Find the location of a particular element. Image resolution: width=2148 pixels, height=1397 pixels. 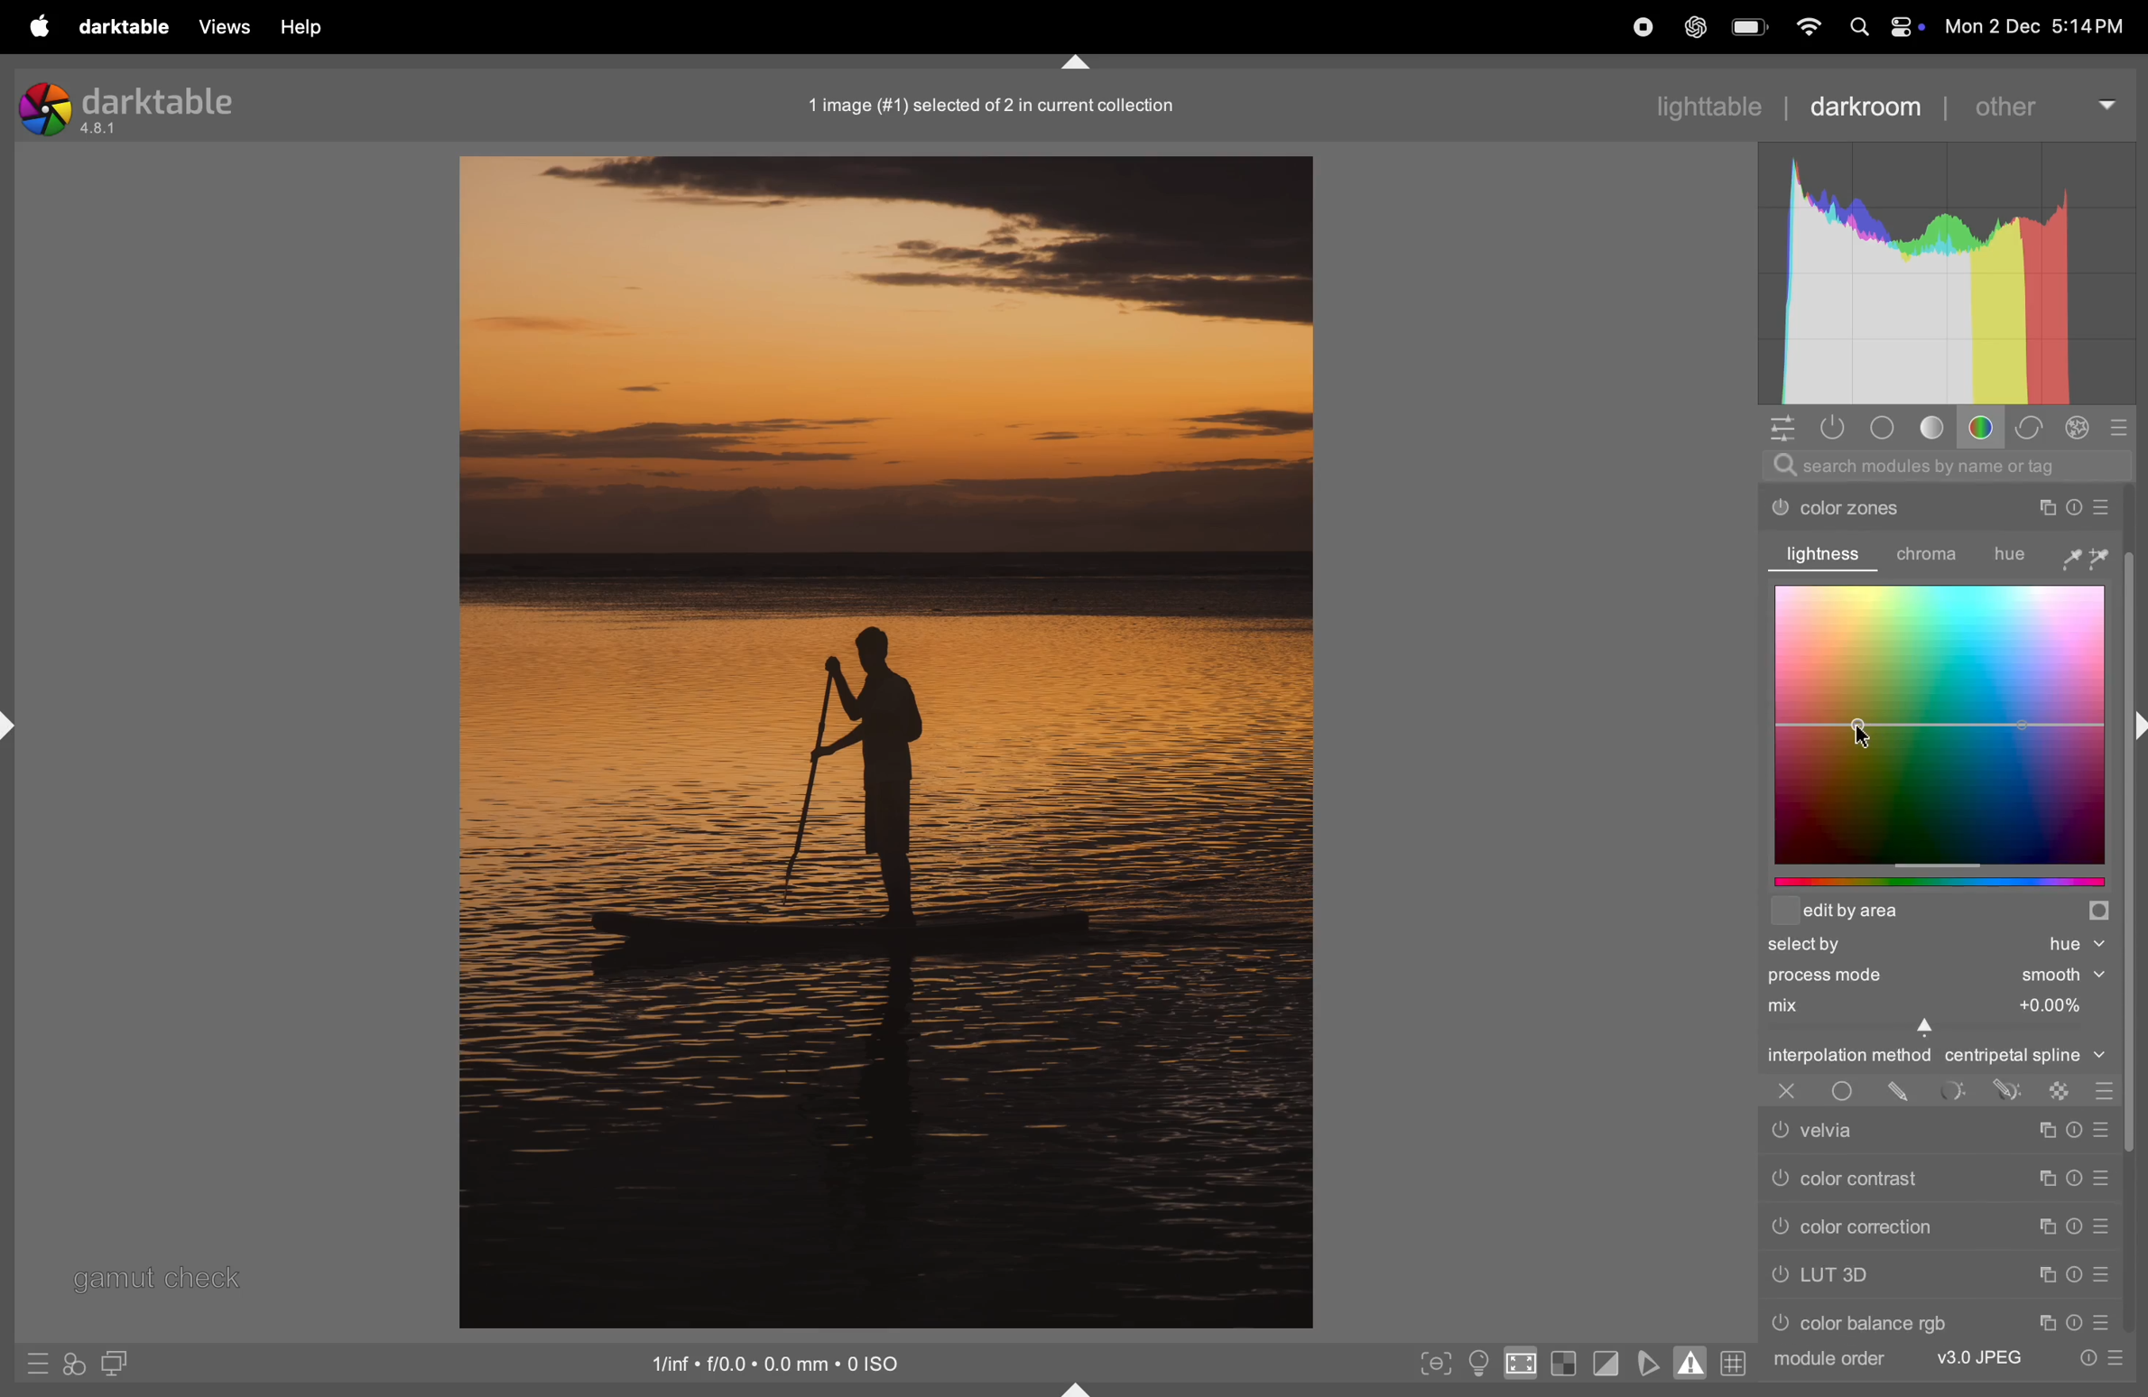

Timer is located at coordinates (2075, 1179).